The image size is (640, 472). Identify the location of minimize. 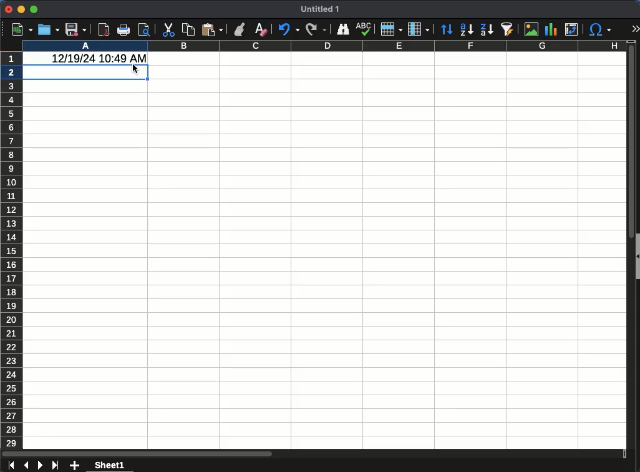
(21, 9).